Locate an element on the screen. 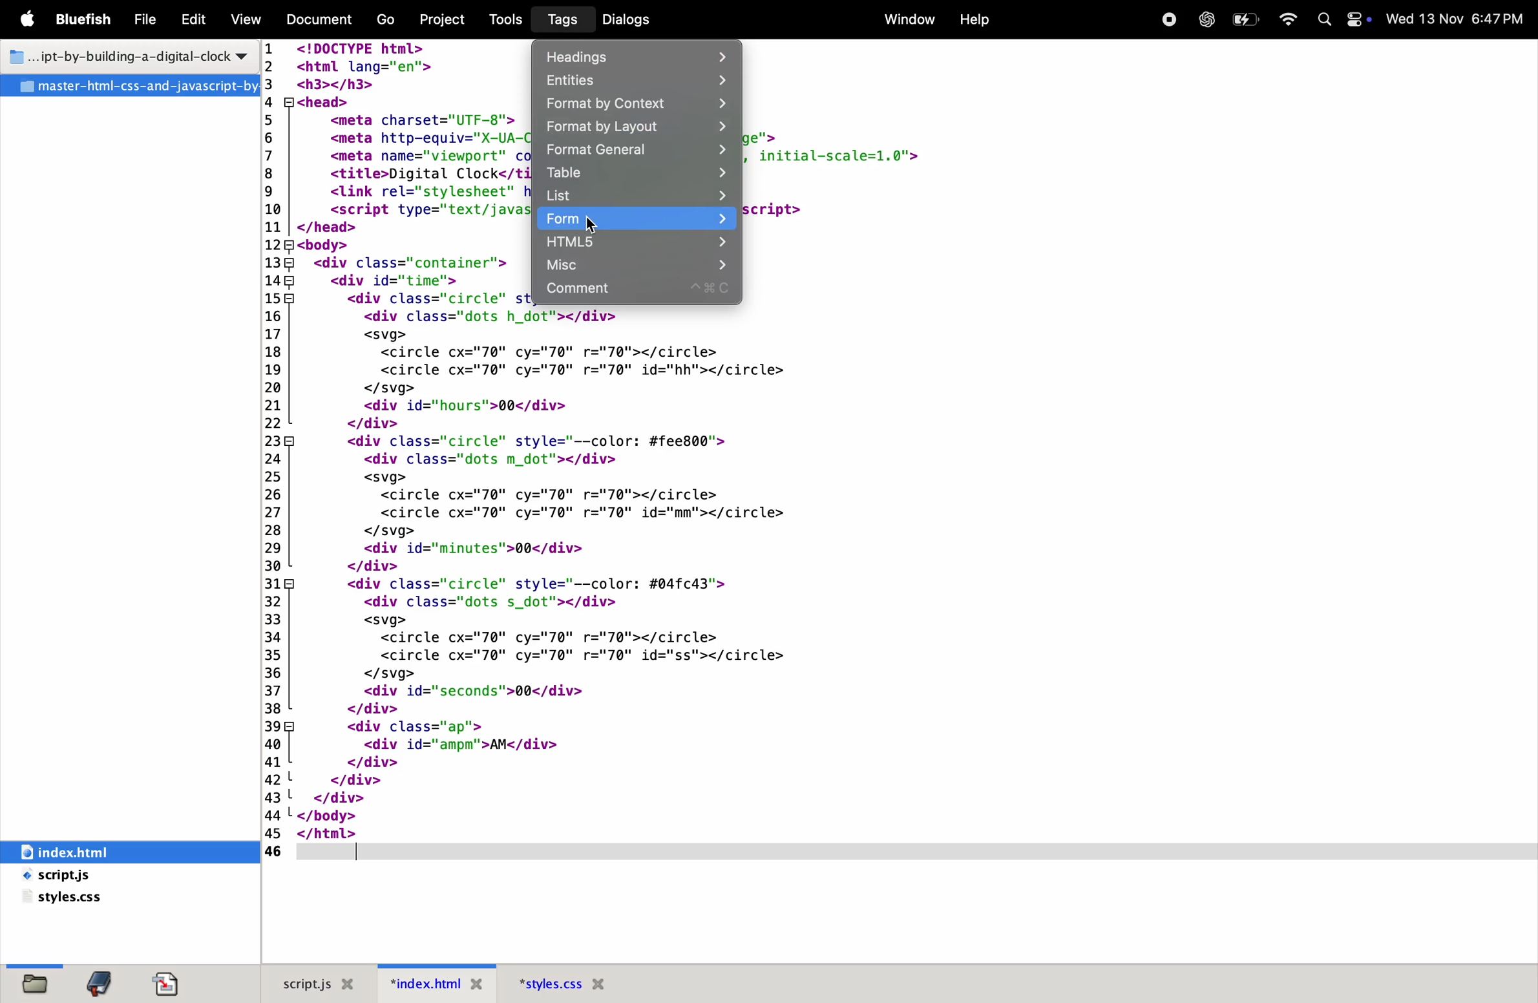 The image size is (1538, 1003). wifi is located at coordinates (1292, 16).